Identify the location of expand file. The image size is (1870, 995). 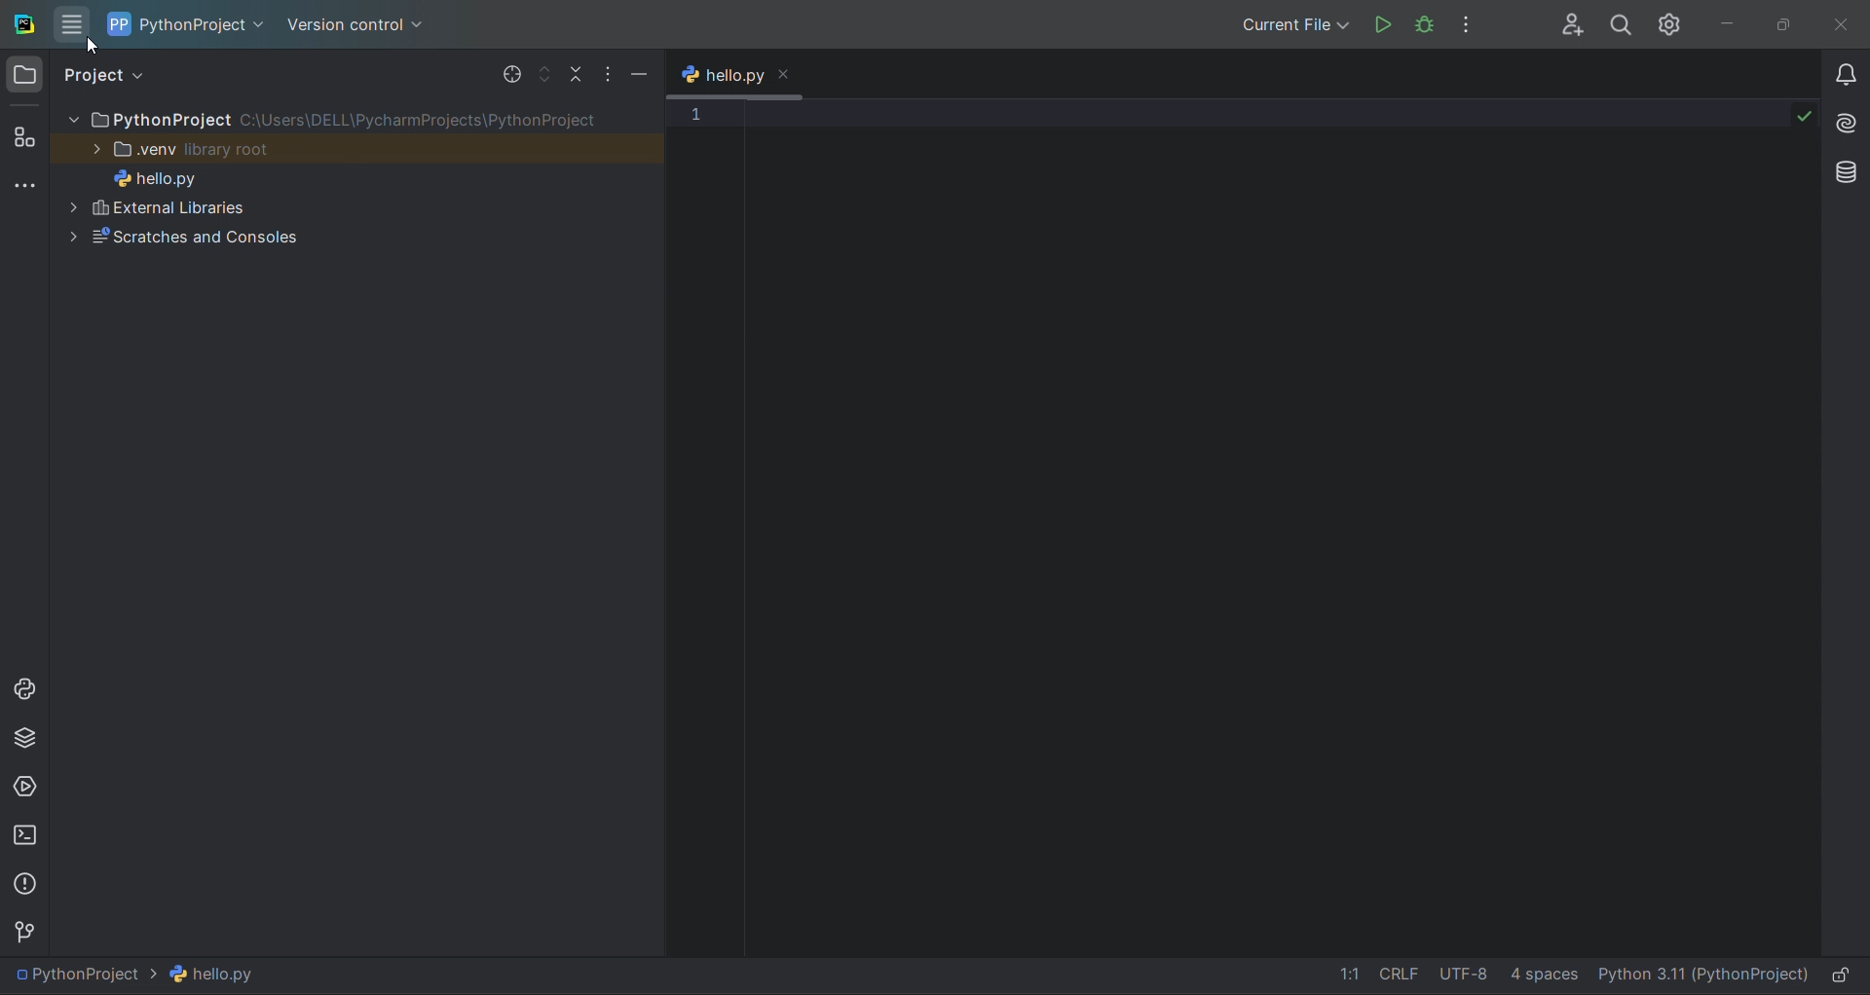
(542, 77).